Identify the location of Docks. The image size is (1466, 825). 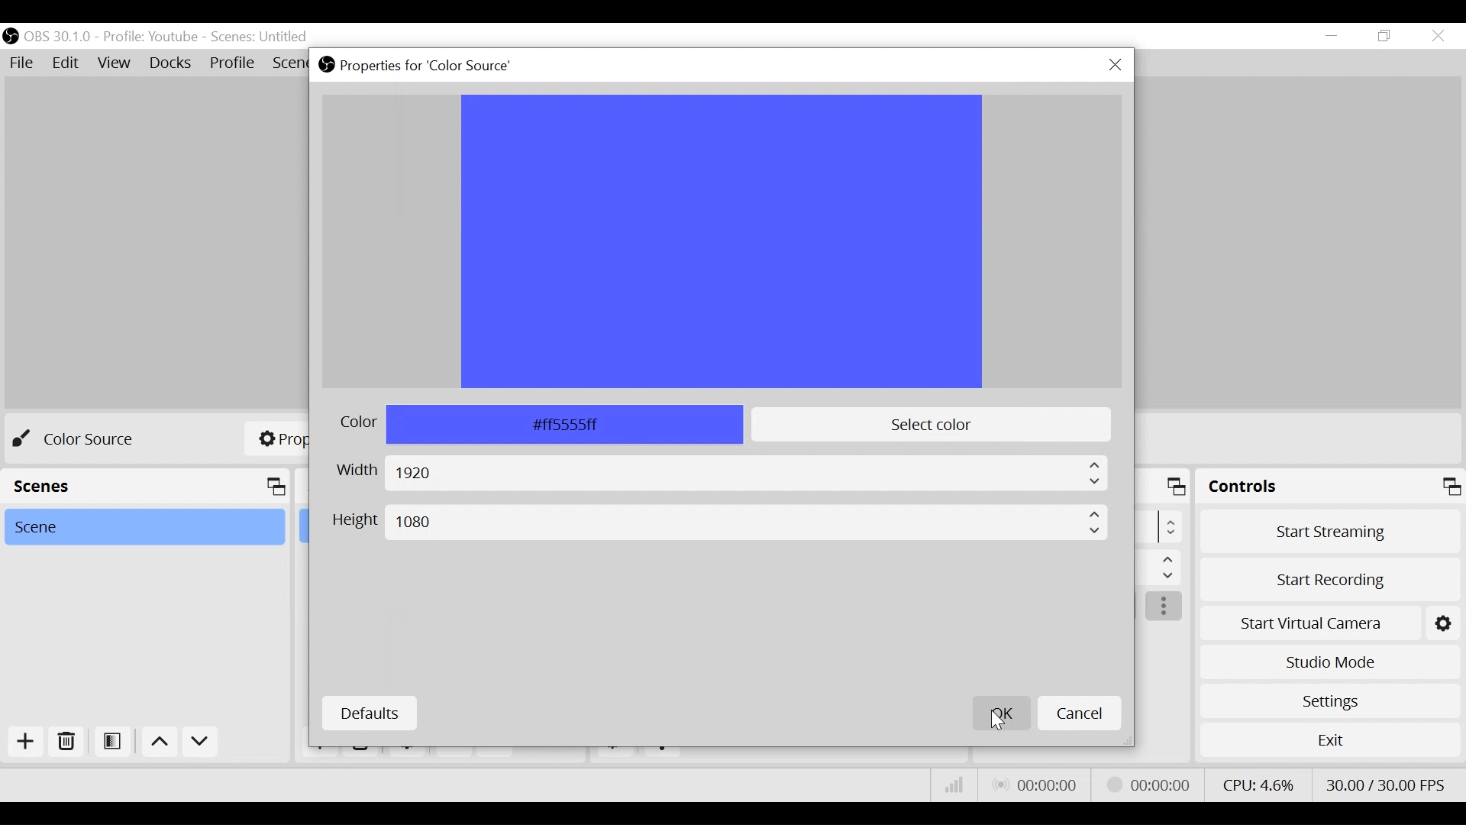
(172, 63).